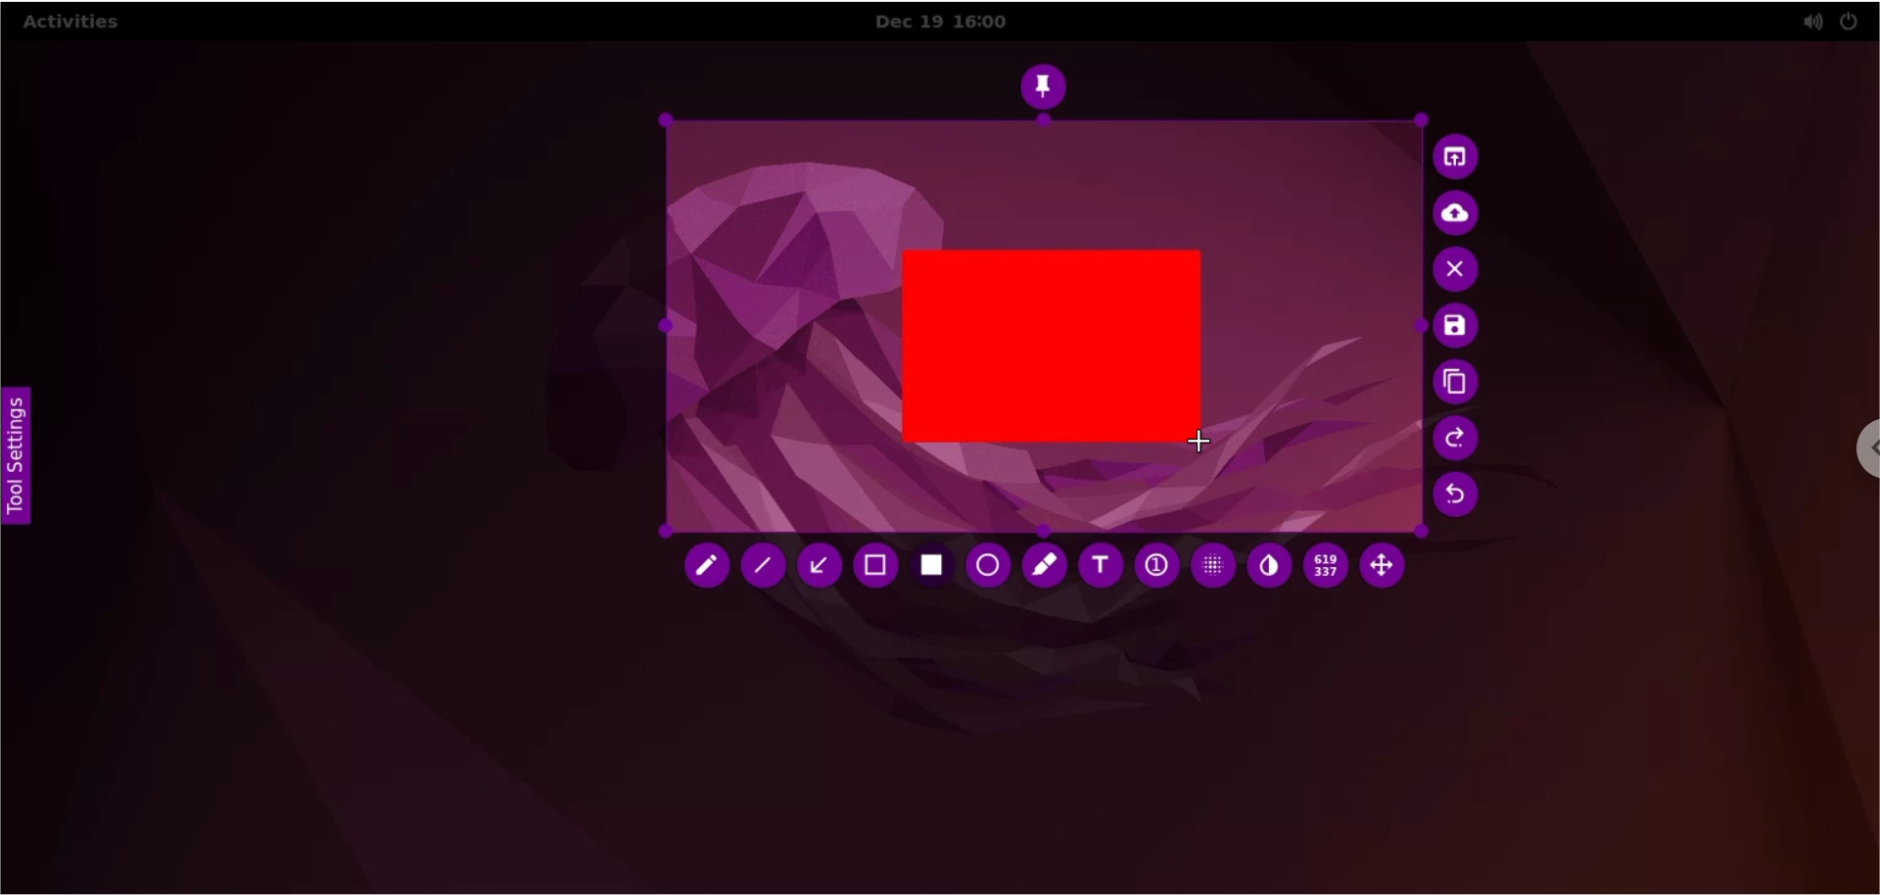 The image size is (1880, 895). I want to click on move selection, so click(1388, 569).